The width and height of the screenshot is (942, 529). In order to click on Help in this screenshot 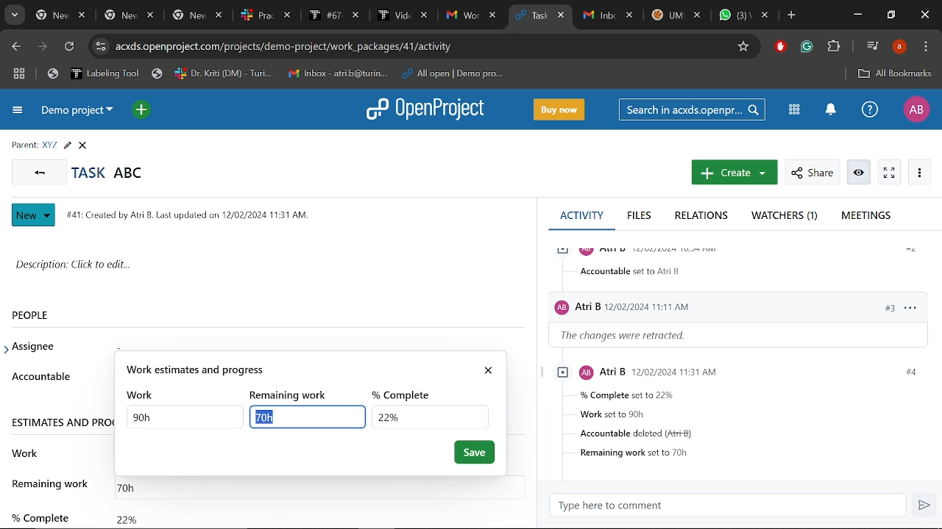, I will do `click(870, 111)`.